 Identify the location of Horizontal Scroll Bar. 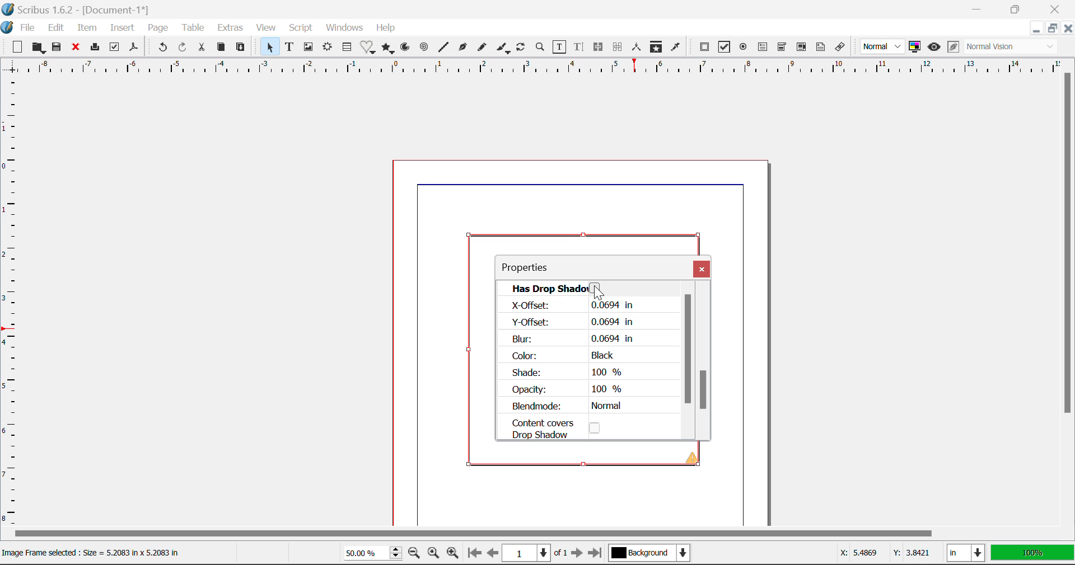
(523, 534).